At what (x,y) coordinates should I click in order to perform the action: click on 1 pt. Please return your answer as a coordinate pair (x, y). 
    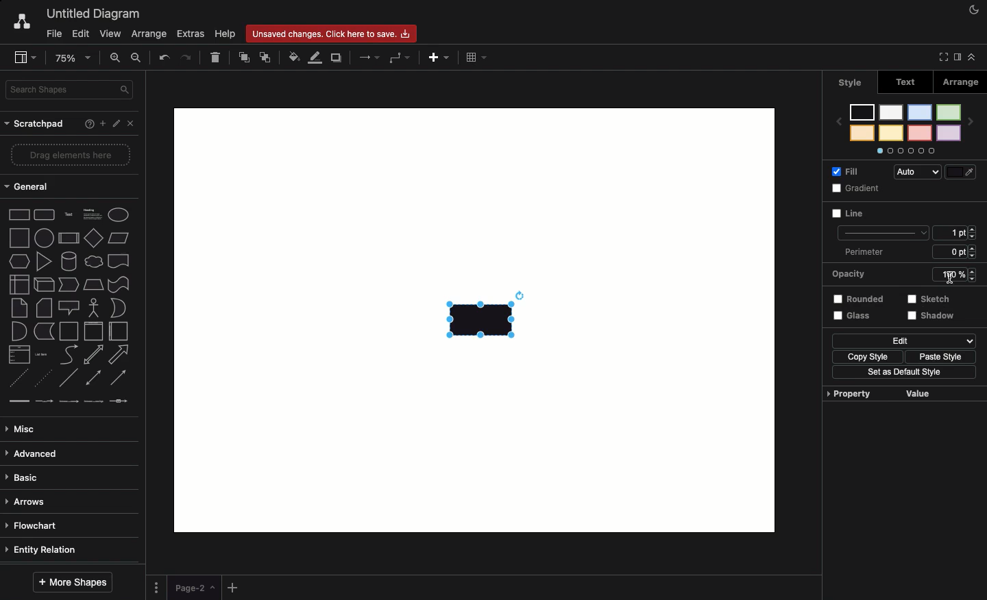
    Looking at the image, I should click on (953, 234).